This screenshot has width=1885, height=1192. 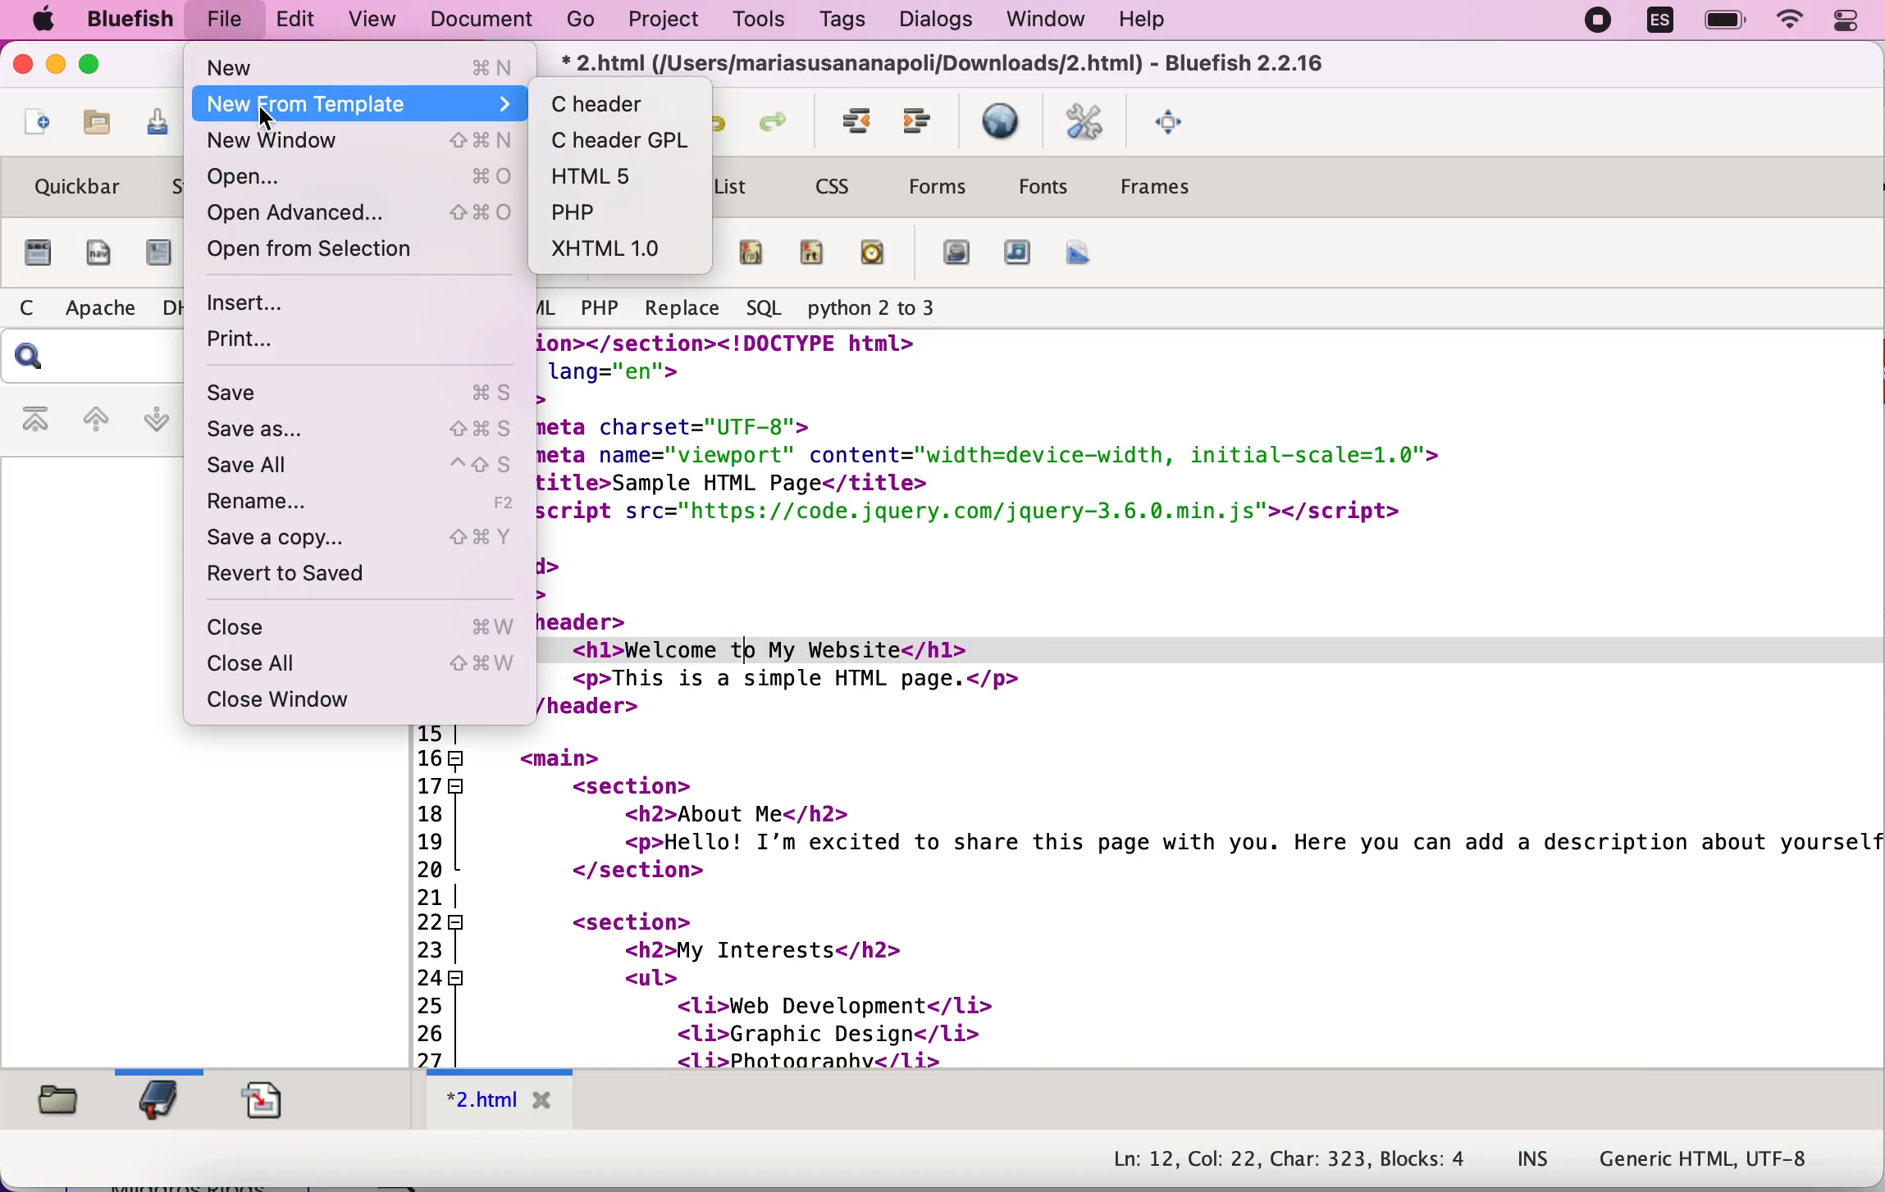 What do you see at coordinates (102, 307) in the screenshot?
I see `Apache` at bounding box center [102, 307].